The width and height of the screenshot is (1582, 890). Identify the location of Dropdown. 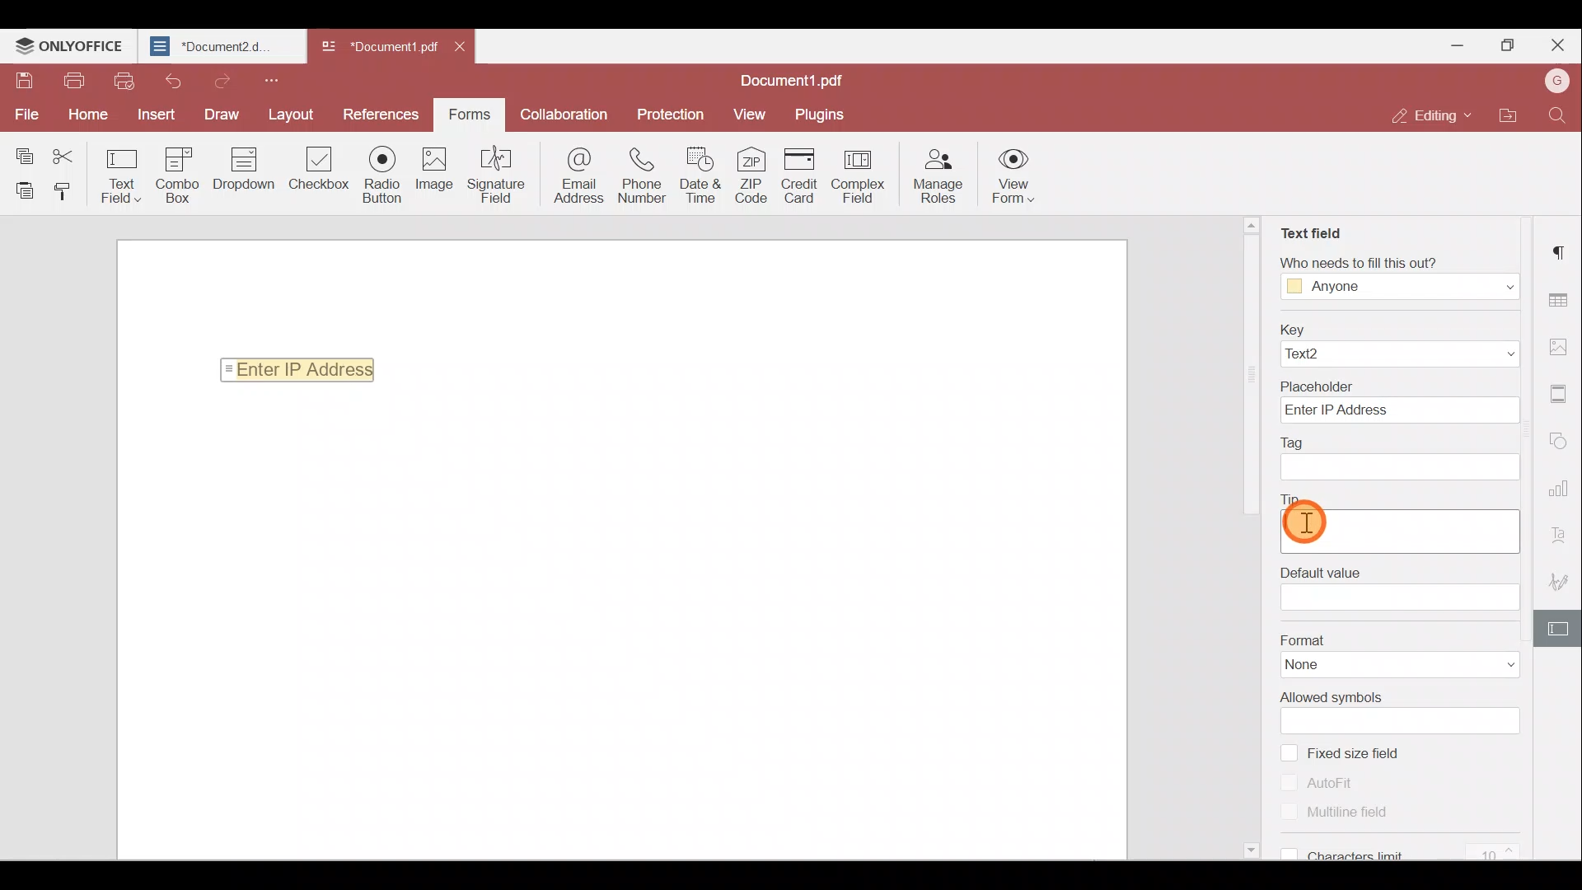
(1477, 354).